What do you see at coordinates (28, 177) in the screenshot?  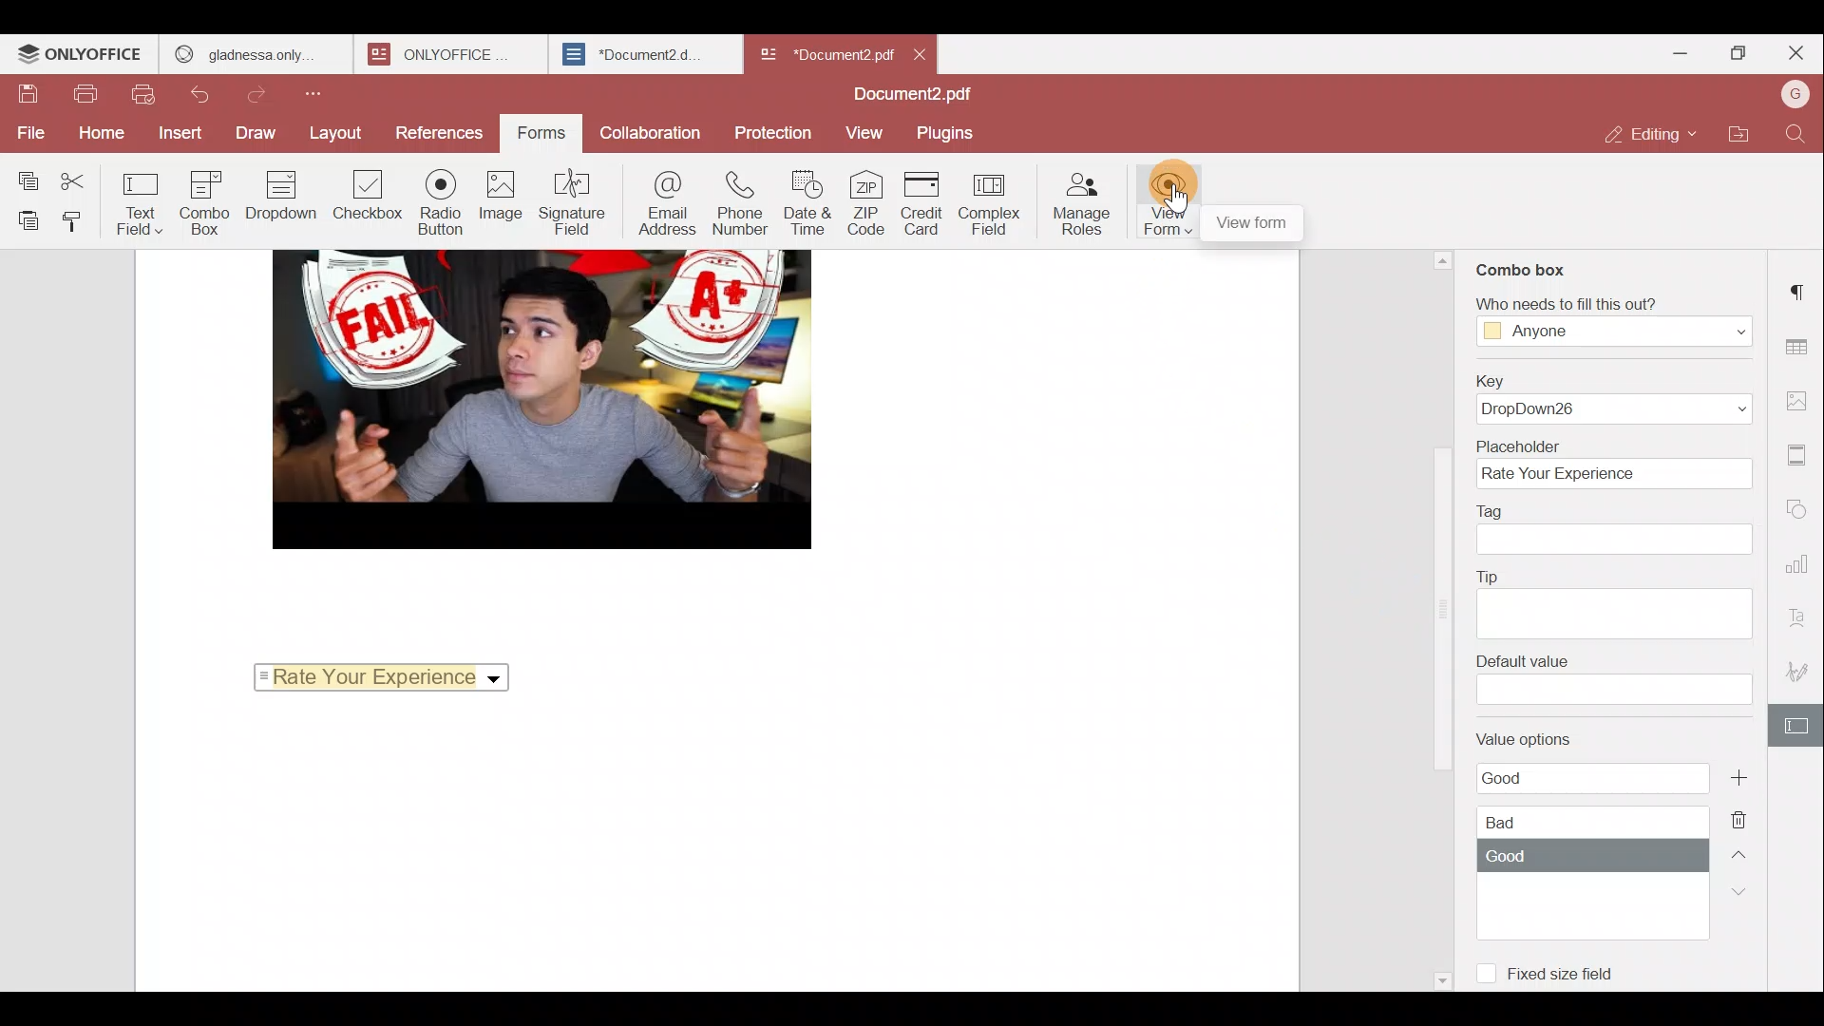 I see `Copy` at bounding box center [28, 177].